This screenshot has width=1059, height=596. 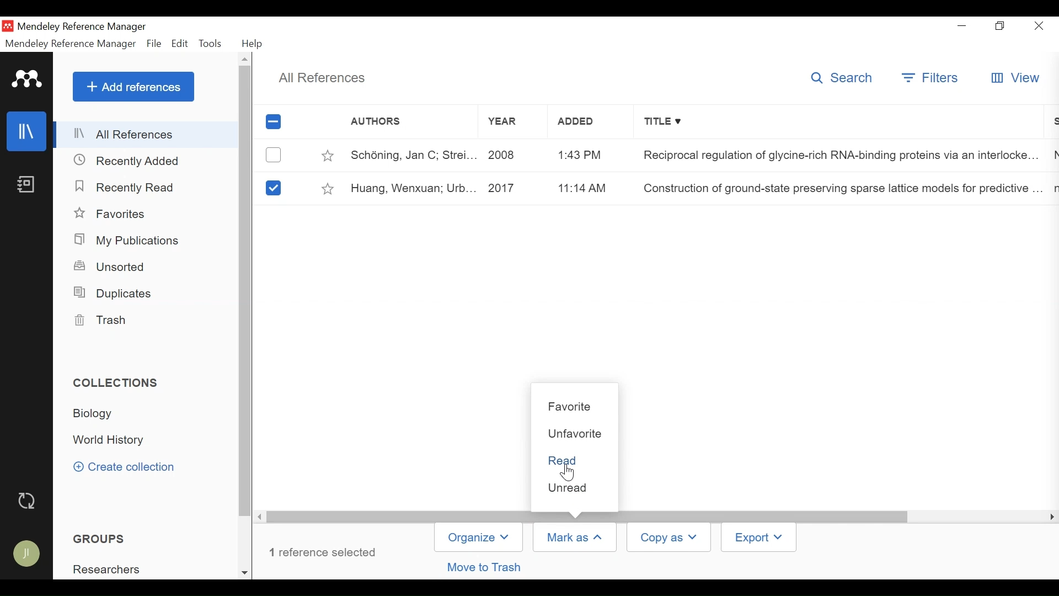 What do you see at coordinates (126, 186) in the screenshot?
I see `Recently Read` at bounding box center [126, 186].